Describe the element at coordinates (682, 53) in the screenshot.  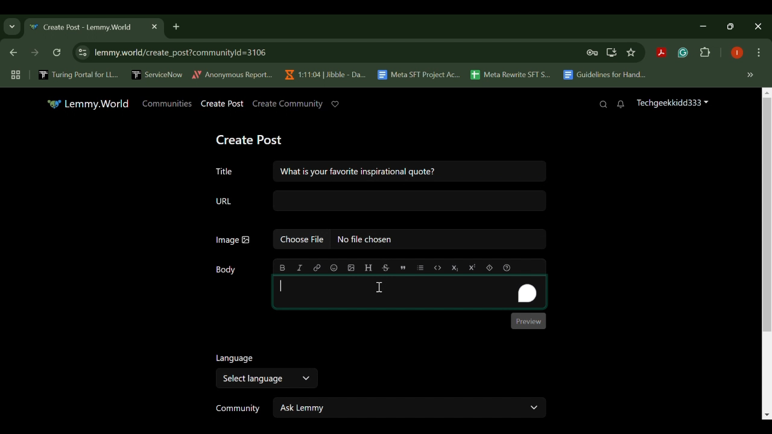
I see `Grammarly Extension` at that location.